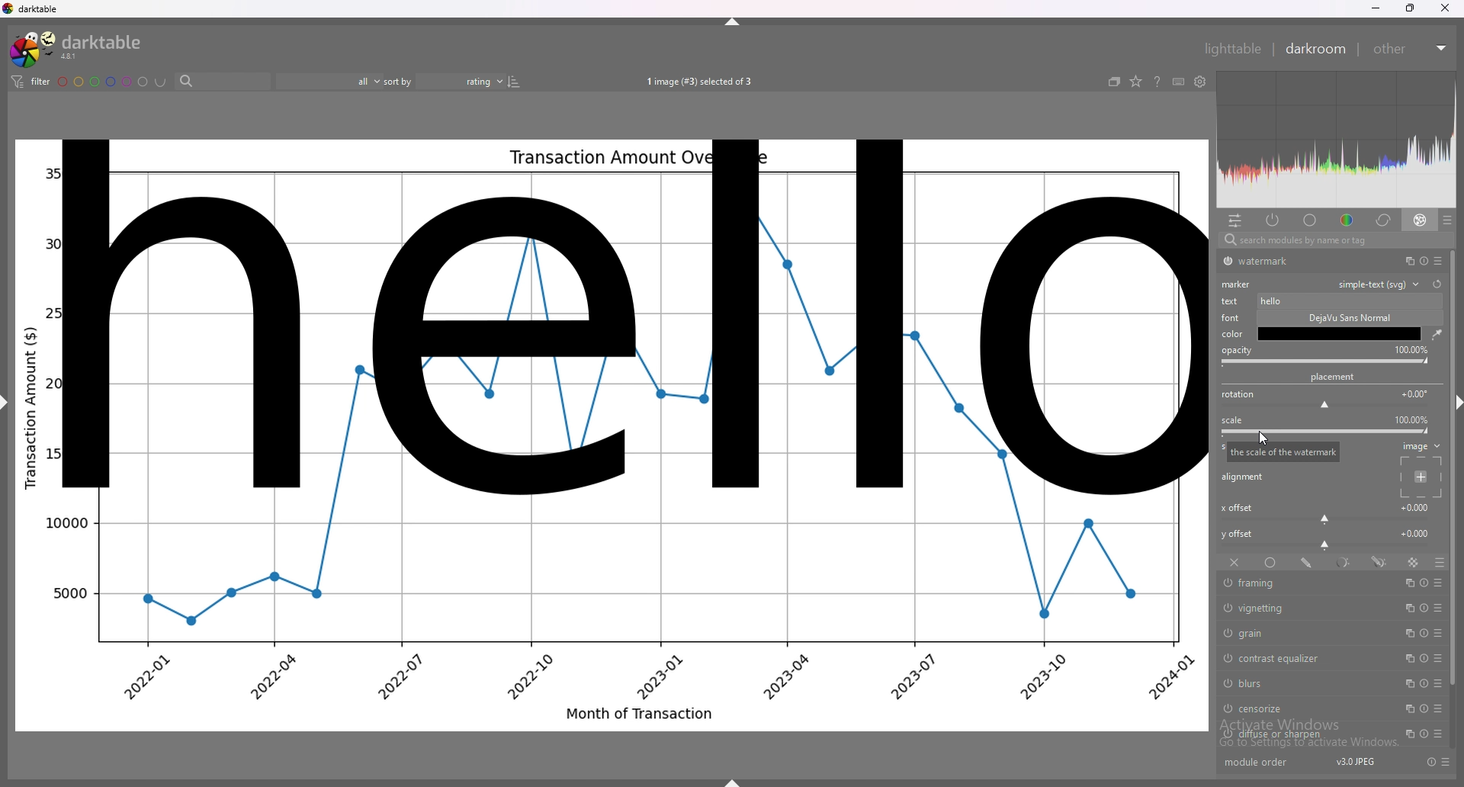 The height and width of the screenshot is (787, 1464). I want to click on content, so click(1347, 300).